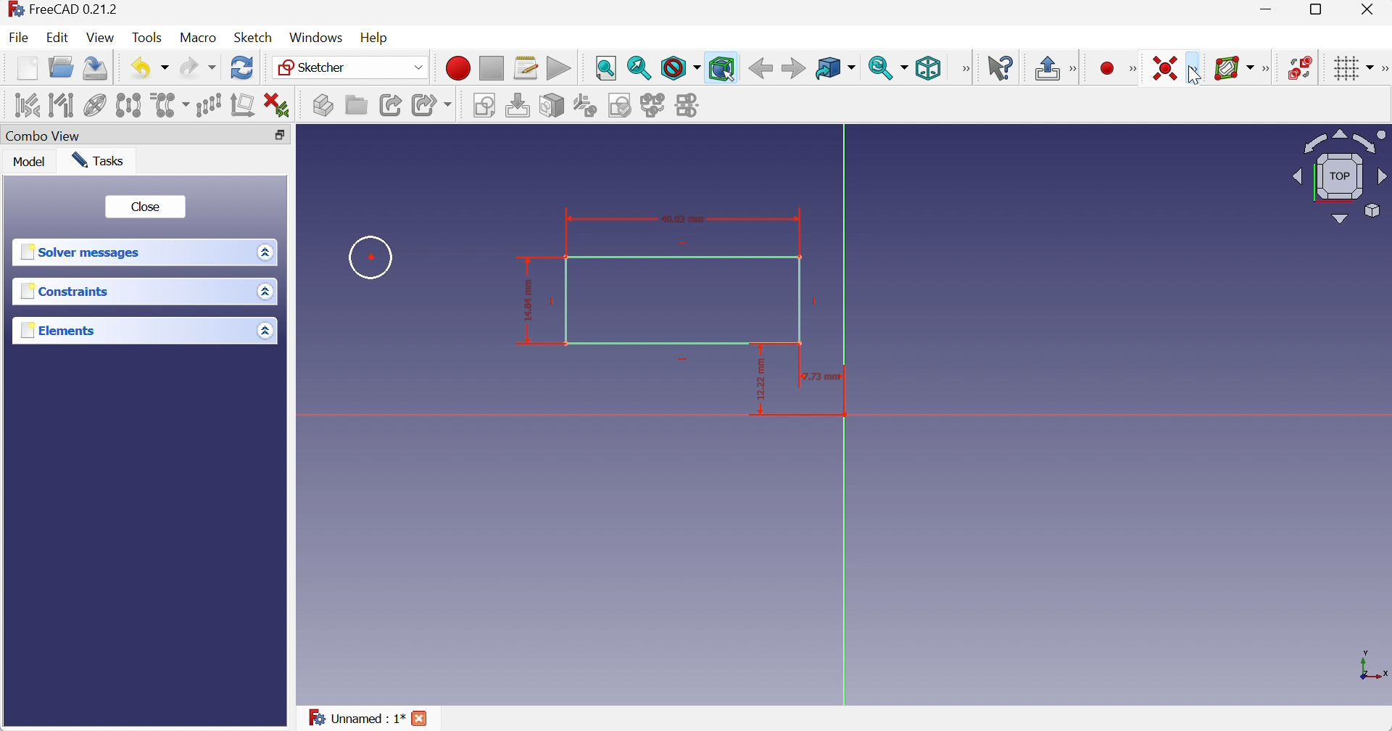 The image size is (1392, 731). I want to click on Toggle grid, so click(1356, 69).